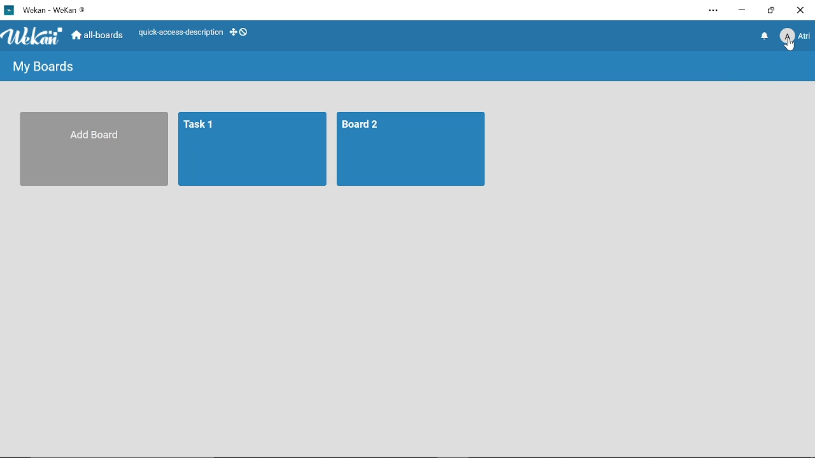 The image size is (815, 458). I want to click on Notifiacations, so click(765, 39).